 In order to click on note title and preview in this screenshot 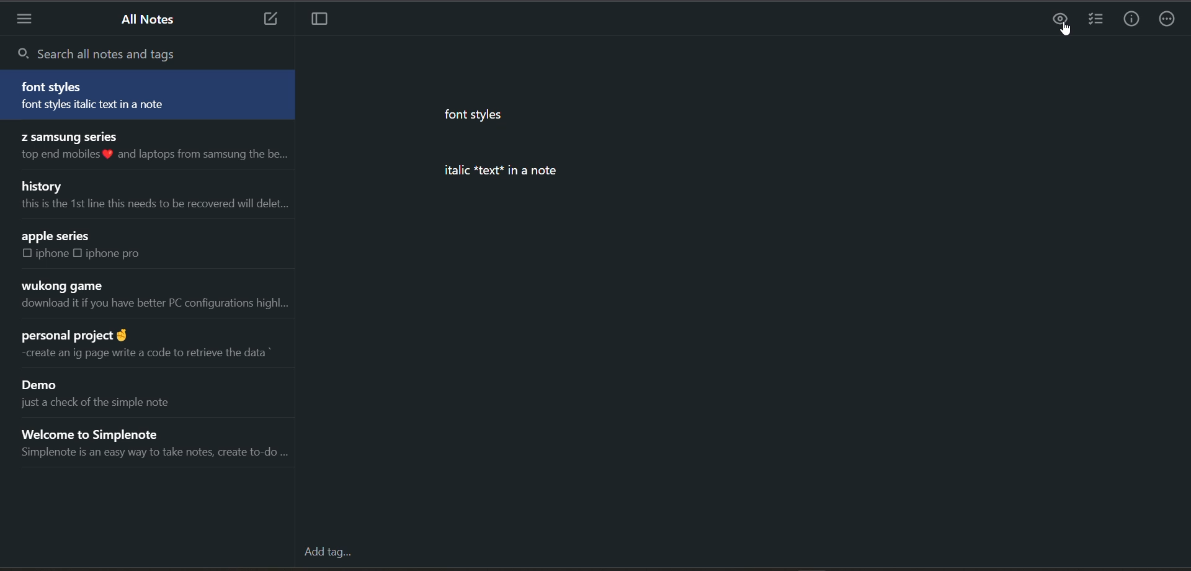, I will do `click(110, 392)`.